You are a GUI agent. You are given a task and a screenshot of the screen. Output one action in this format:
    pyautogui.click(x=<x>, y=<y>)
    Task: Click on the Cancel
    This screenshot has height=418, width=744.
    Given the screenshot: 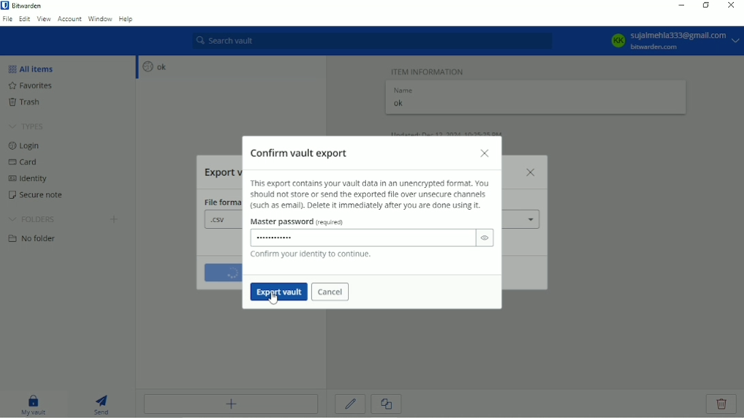 What is the action you would take?
    pyautogui.click(x=331, y=293)
    